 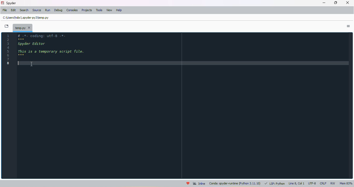 I want to click on temporary file, so click(x=23, y=27).